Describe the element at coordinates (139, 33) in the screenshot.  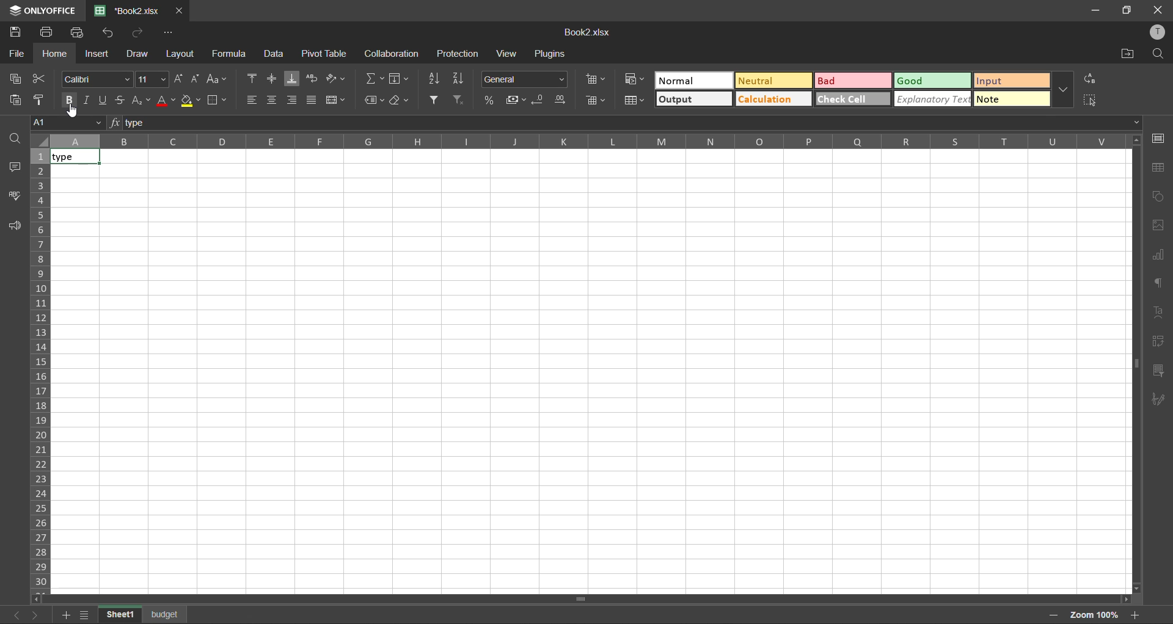
I see `redo` at that location.